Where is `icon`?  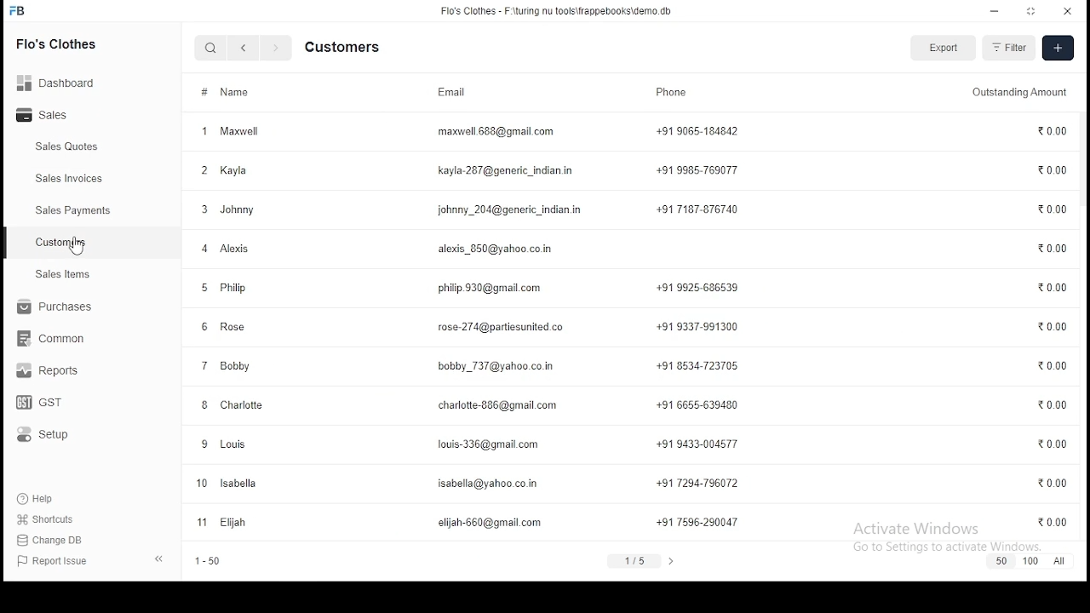
icon is located at coordinates (18, 11).